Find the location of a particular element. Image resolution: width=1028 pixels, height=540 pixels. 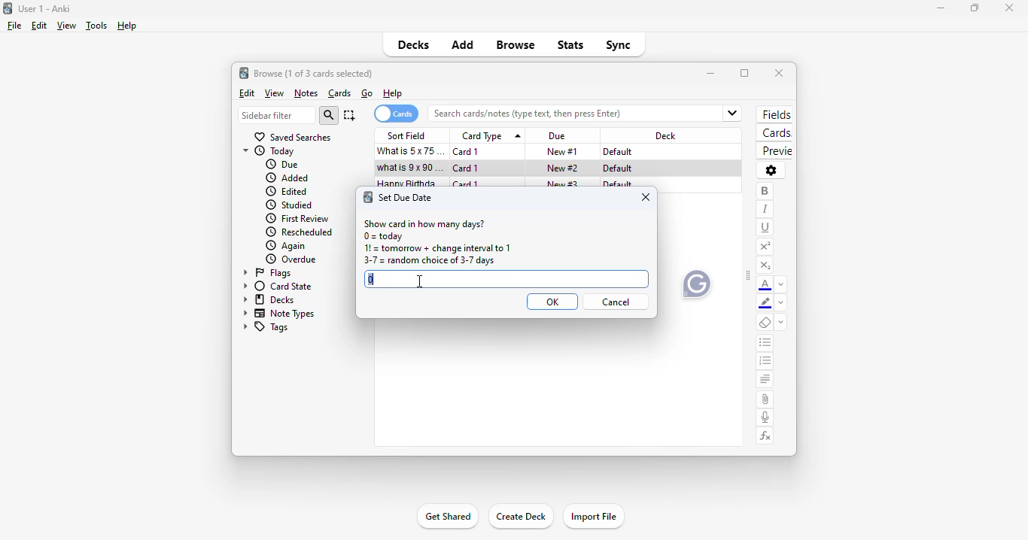

flags is located at coordinates (266, 273).